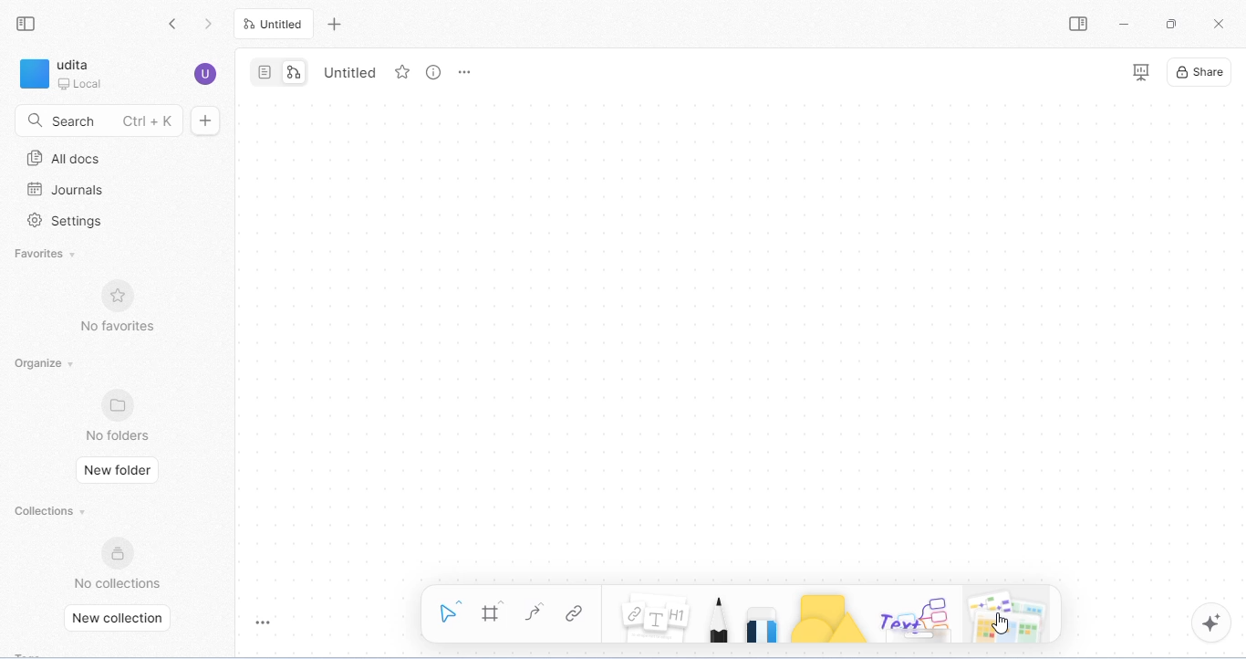  I want to click on rename and more, so click(464, 72).